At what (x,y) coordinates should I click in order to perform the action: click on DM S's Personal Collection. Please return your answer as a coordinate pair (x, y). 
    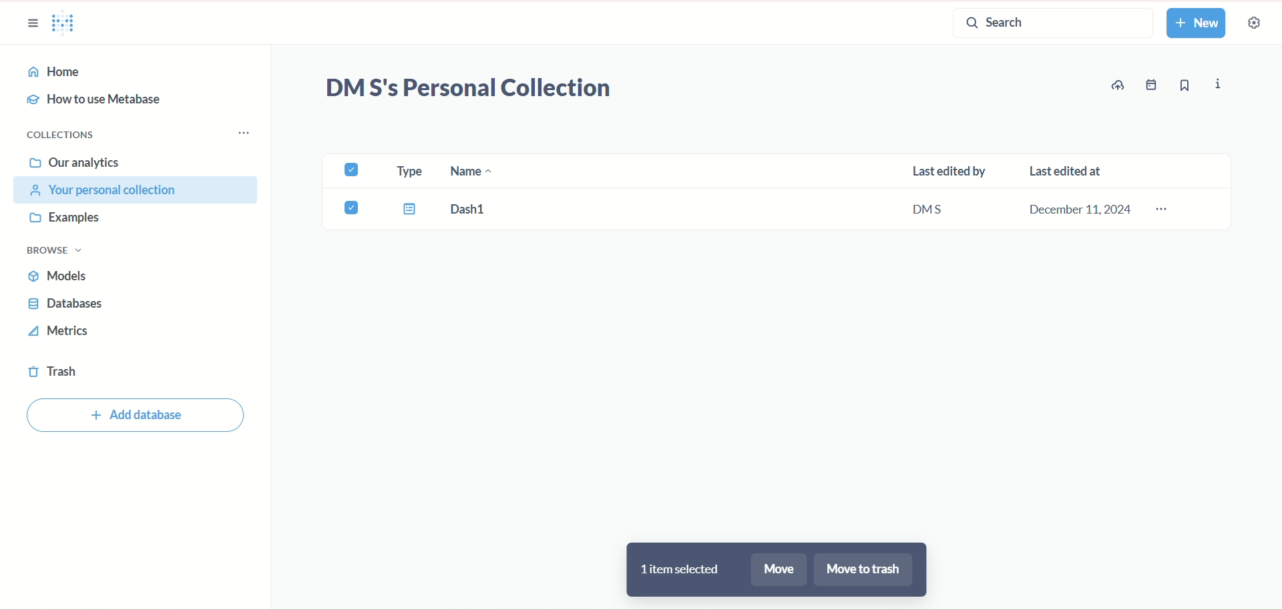
    Looking at the image, I should click on (468, 87).